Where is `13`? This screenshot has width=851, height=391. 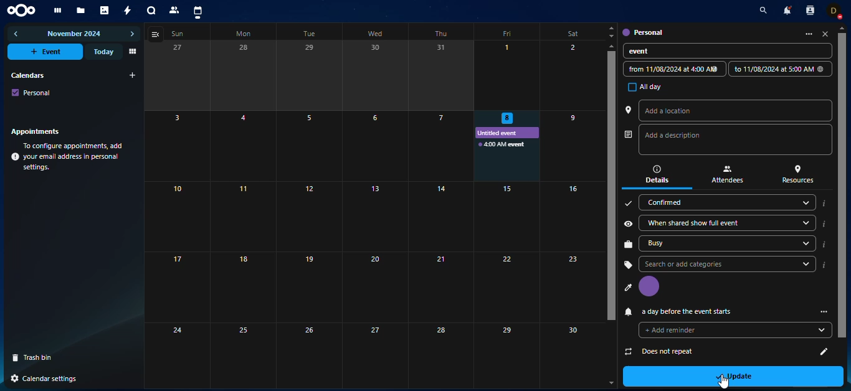
13 is located at coordinates (374, 216).